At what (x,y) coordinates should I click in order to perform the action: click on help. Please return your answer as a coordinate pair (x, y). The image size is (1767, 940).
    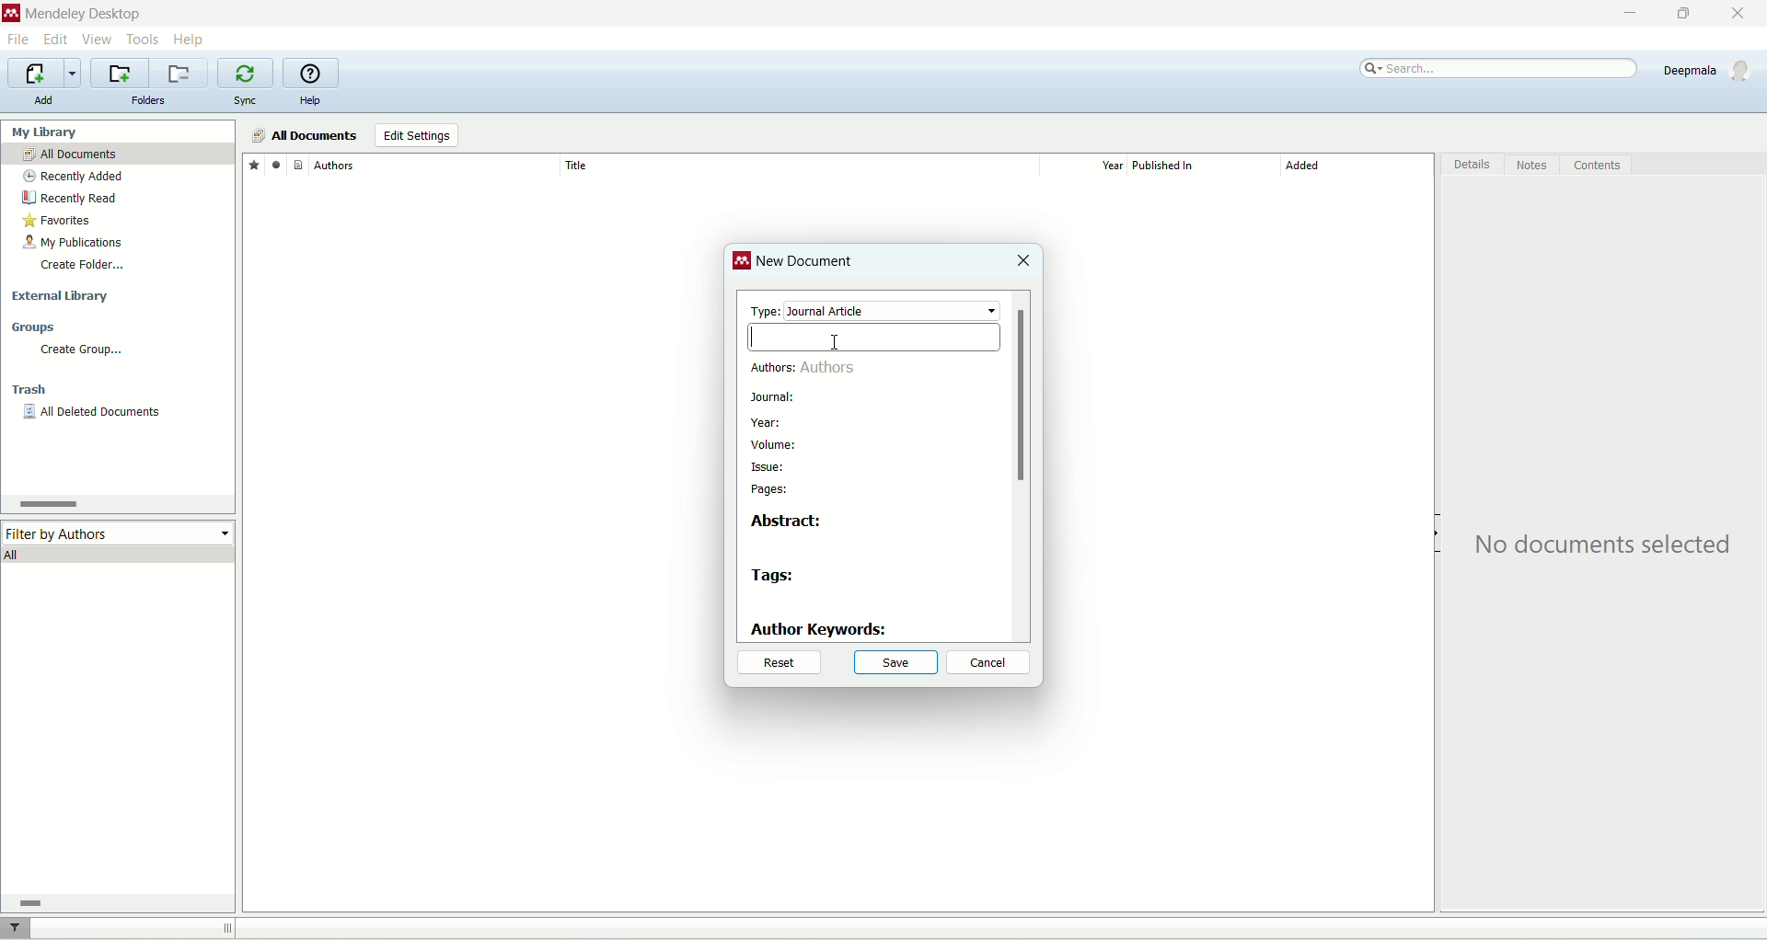
    Looking at the image, I should click on (191, 39).